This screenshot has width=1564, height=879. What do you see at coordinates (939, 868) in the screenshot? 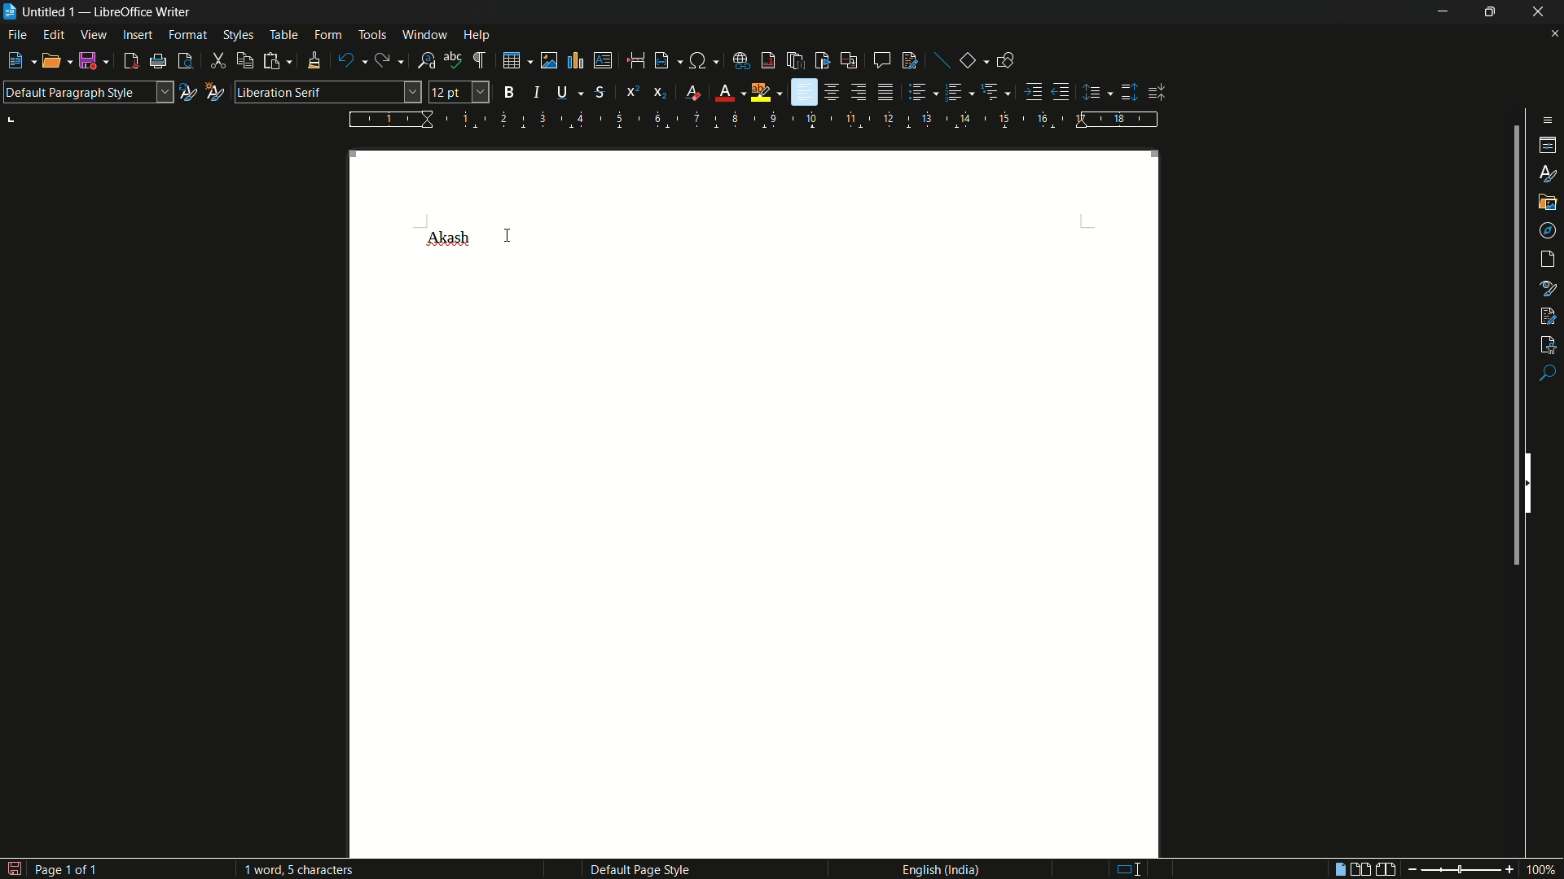
I see `language` at bounding box center [939, 868].